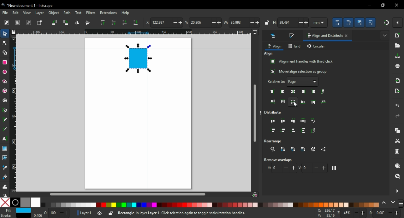  I want to click on next, so click(393, 202).